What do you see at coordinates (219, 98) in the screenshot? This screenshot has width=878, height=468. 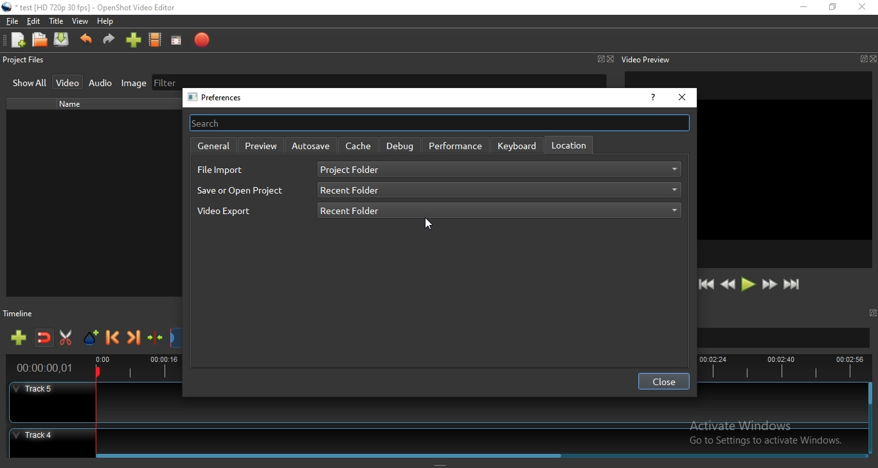 I see `preferences` at bounding box center [219, 98].